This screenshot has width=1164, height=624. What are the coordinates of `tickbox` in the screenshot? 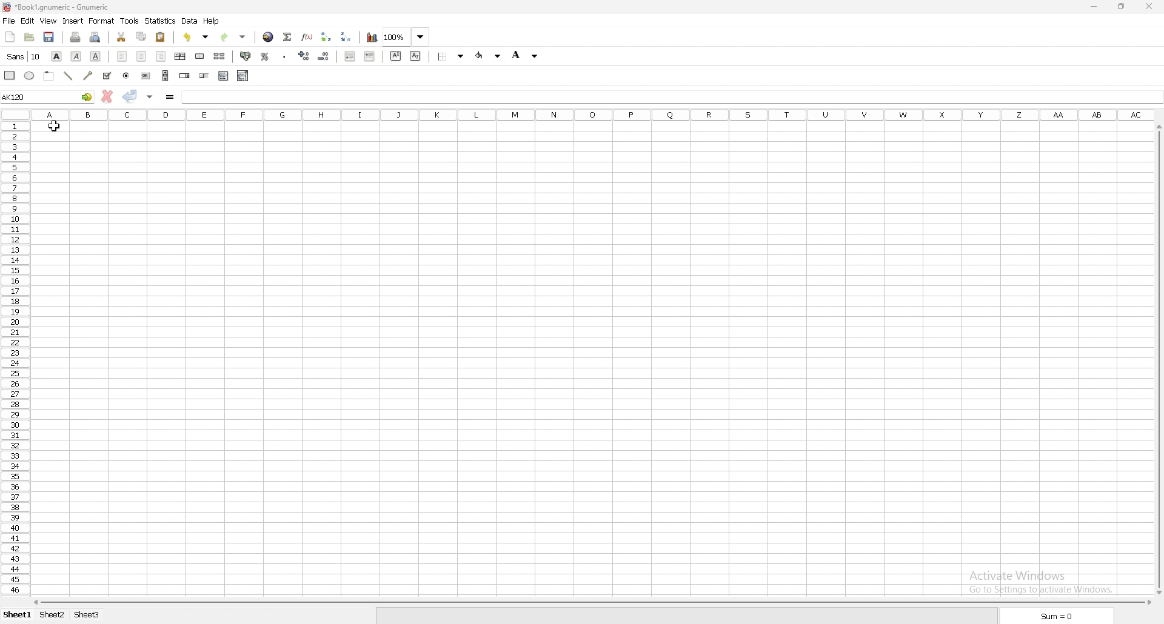 It's located at (107, 76).